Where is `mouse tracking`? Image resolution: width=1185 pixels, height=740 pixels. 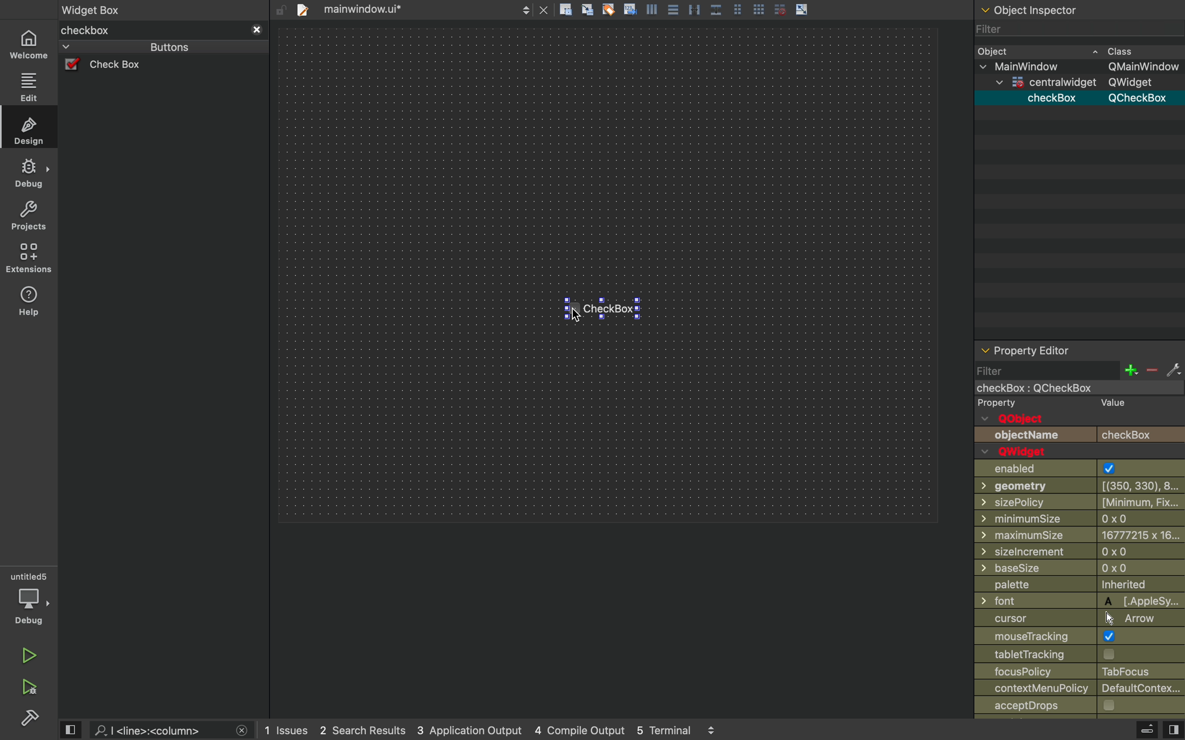
mouse tracking is located at coordinates (1078, 635).